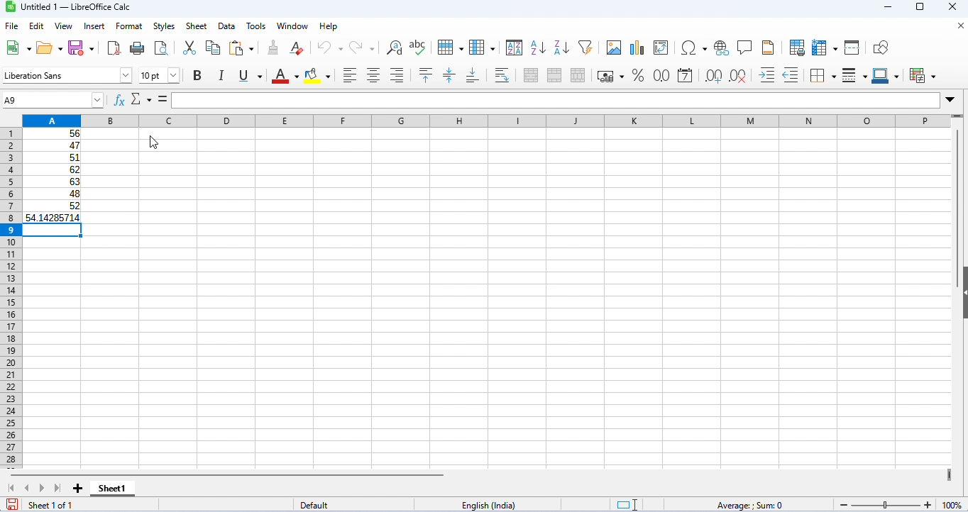  I want to click on new, so click(16, 48).